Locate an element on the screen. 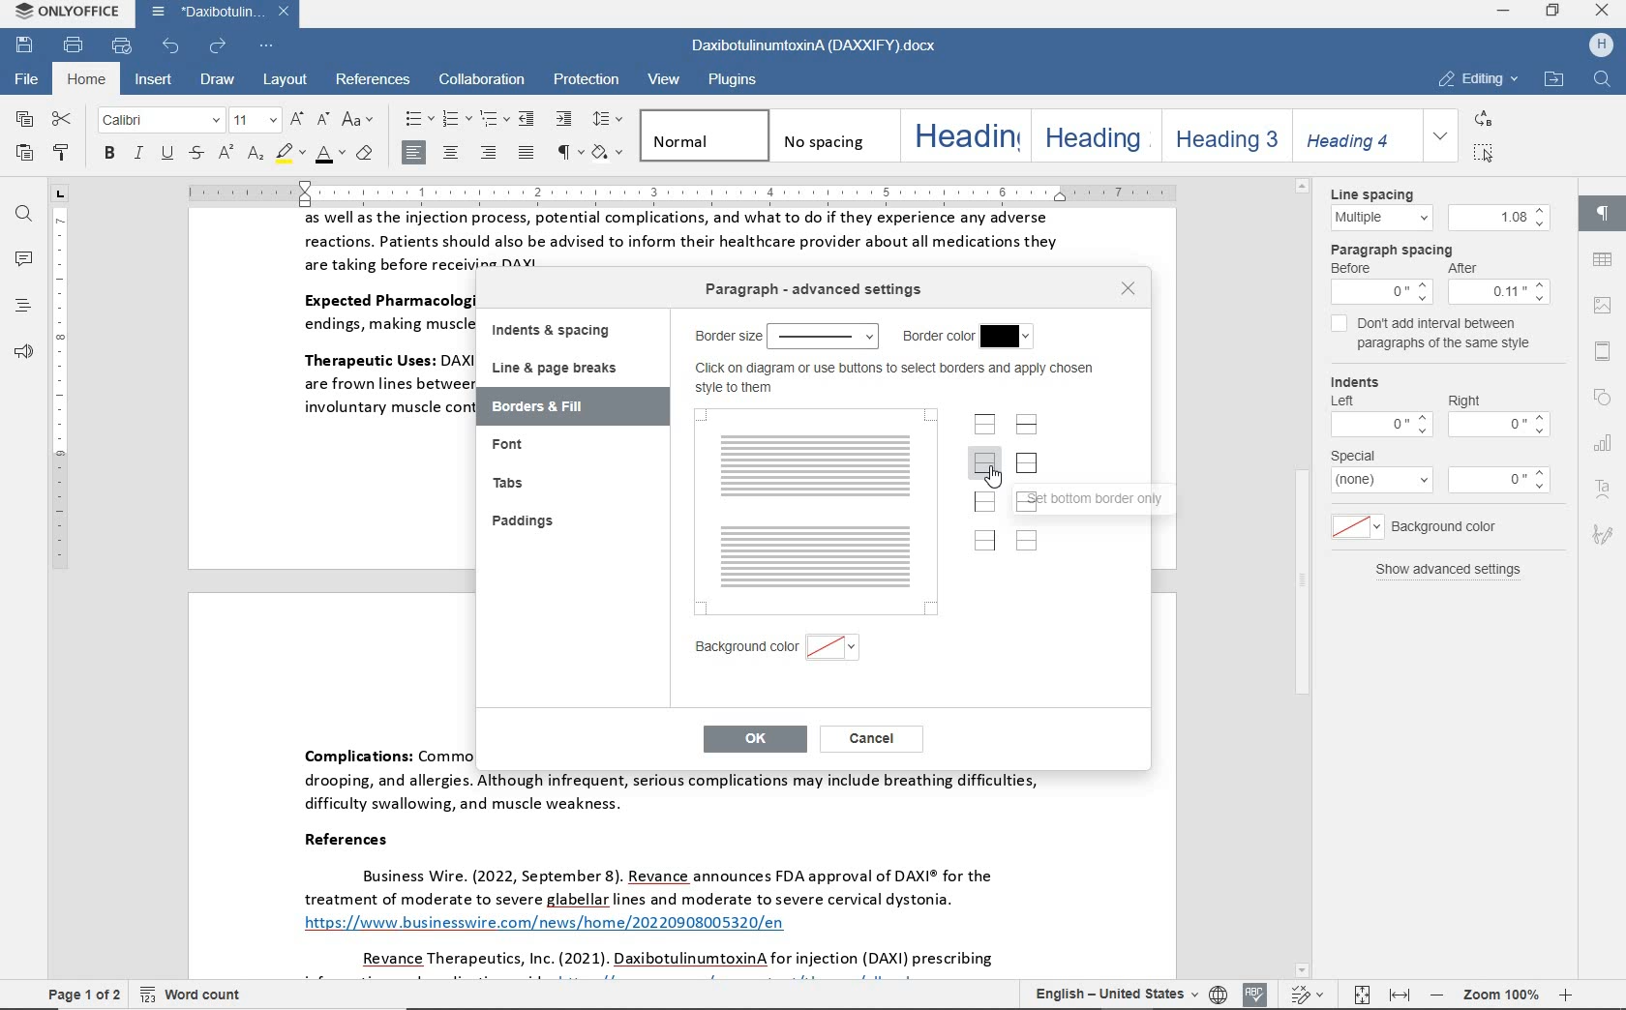 This screenshot has width=1626, height=1010. normal is located at coordinates (702, 135).